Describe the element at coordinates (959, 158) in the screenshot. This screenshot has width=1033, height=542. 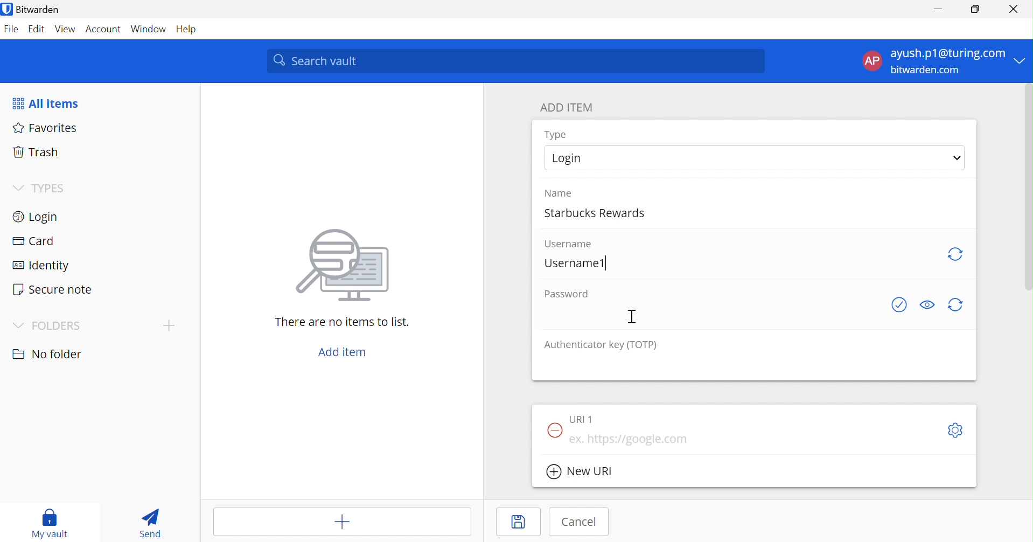
I see `Drop Down` at that location.